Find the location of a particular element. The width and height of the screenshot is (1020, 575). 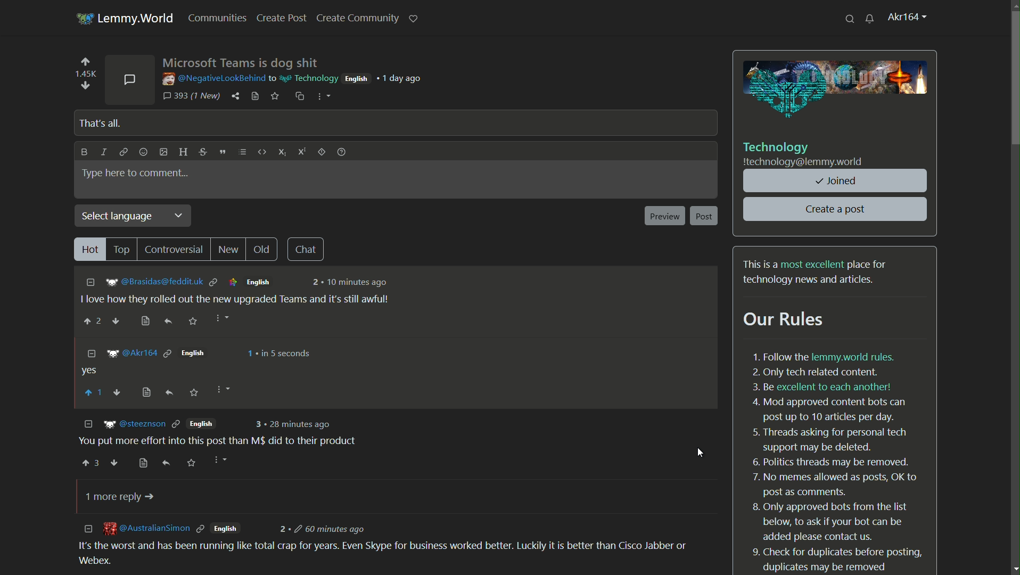

preview is located at coordinates (664, 216).